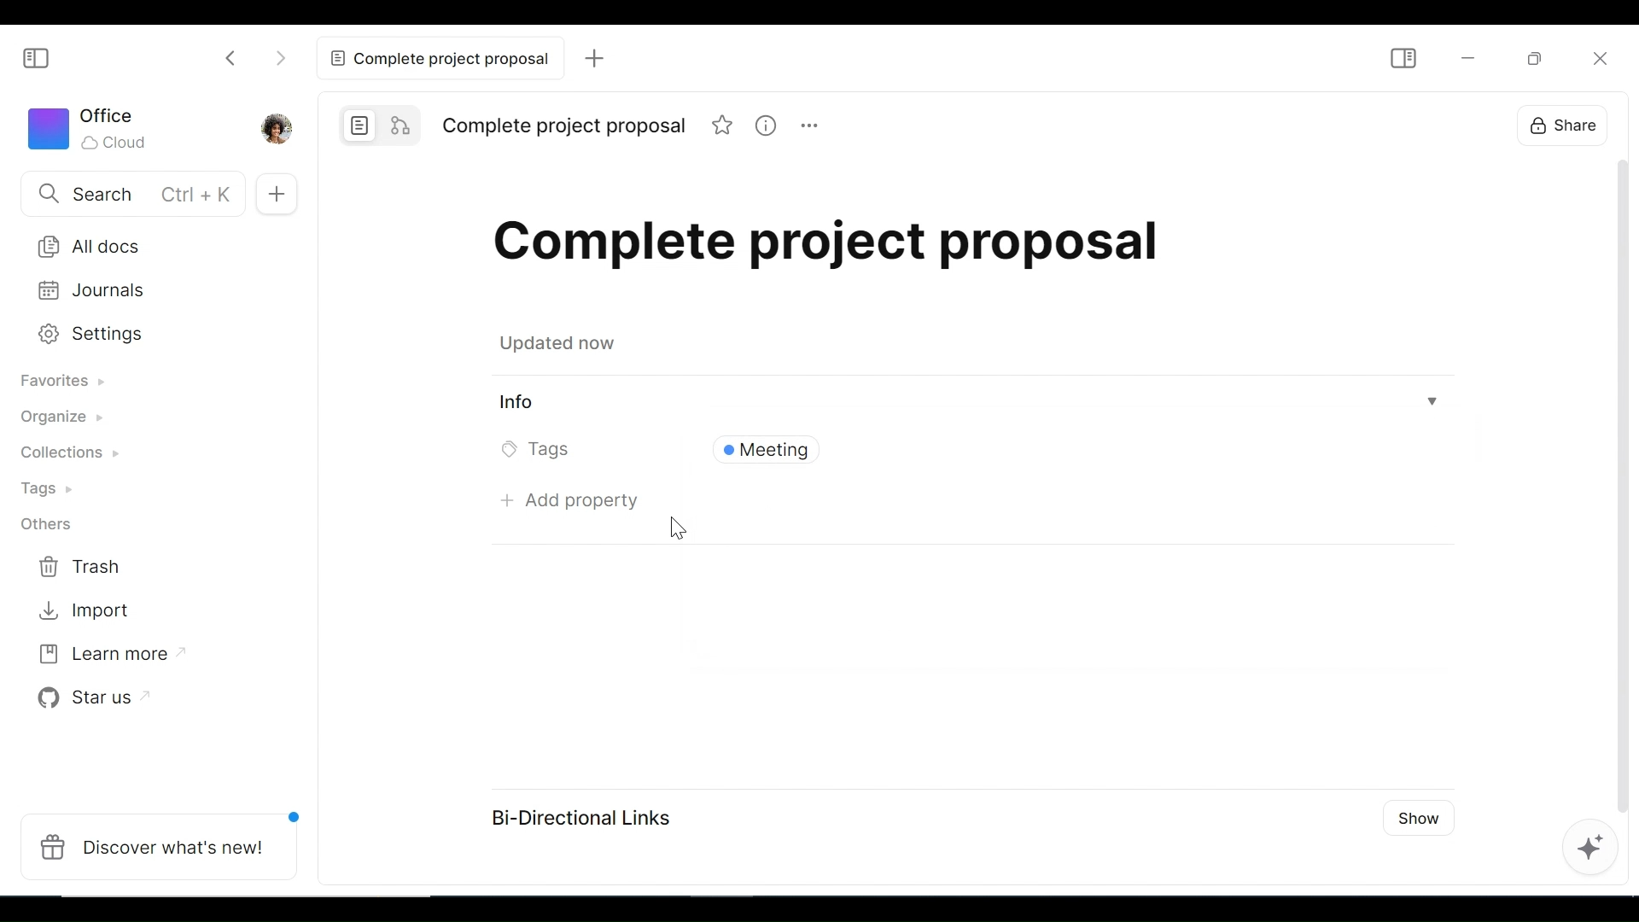 This screenshot has width=1639, height=922. What do you see at coordinates (678, 526) in the screenshot?
I see `cursor` at bounding box center [678, 526].